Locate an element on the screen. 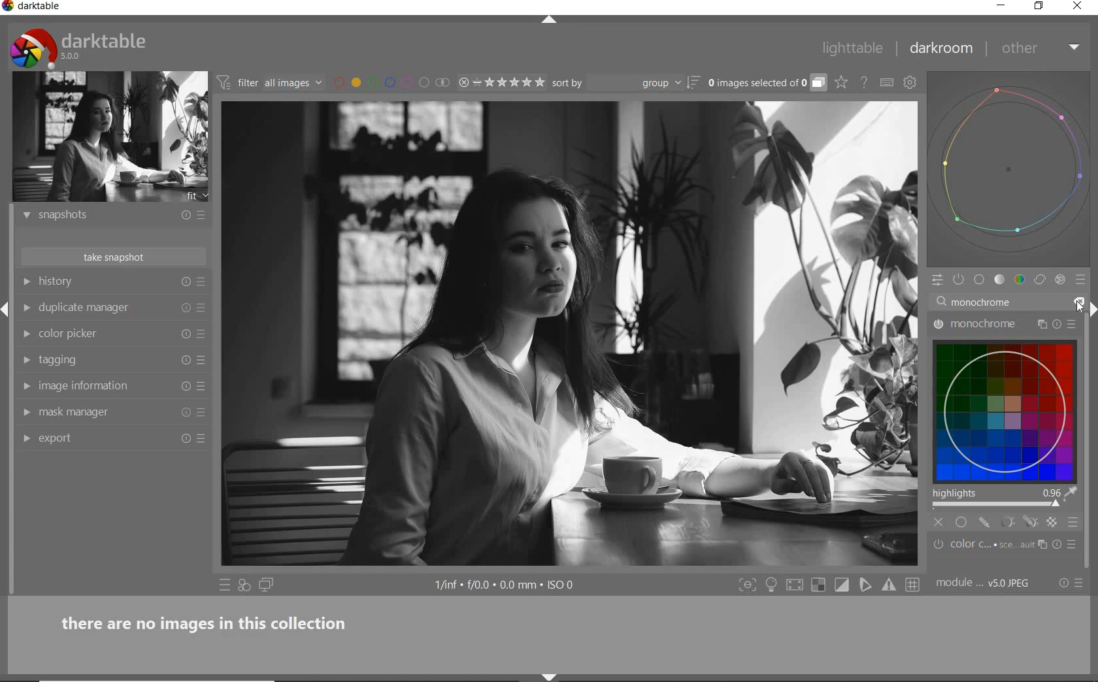 Image resolution: width=1098 pixels, height=682 pixels. Expand/Collapse is located at coordinates (1091, 314).